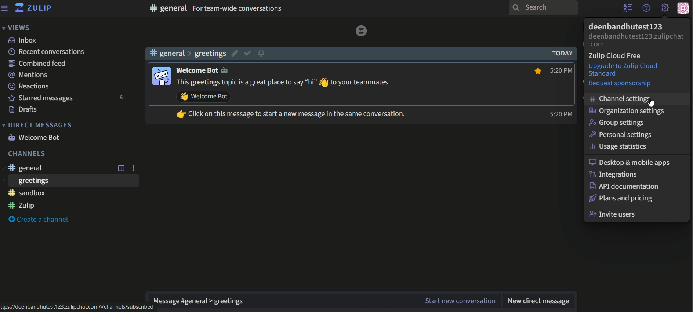 The image size is (693, 312). Describe the element at coordinates (122, 98) in the screenshot. I see `number of starred messages` at that location.